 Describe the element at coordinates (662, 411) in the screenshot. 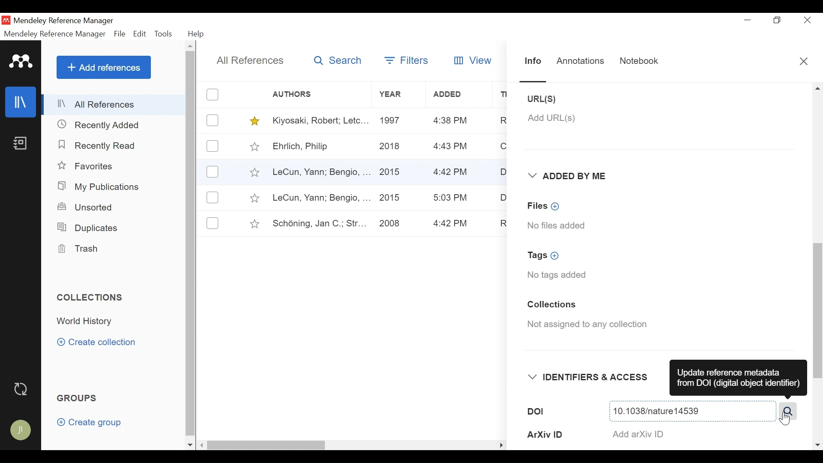

I see `DOI ` at that location.